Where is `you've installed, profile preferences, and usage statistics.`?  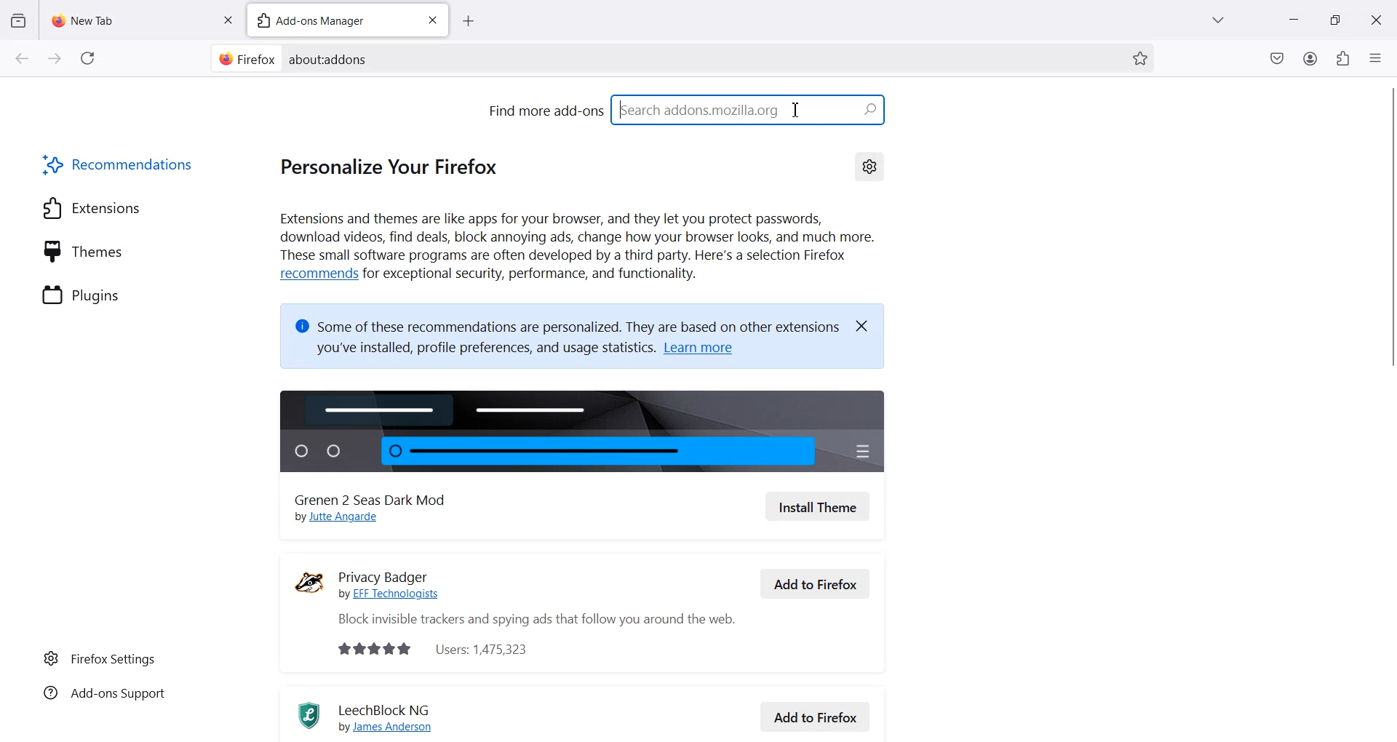 you've installed, profile preferences, and usage statistics. is located at coordinates (475, 351).